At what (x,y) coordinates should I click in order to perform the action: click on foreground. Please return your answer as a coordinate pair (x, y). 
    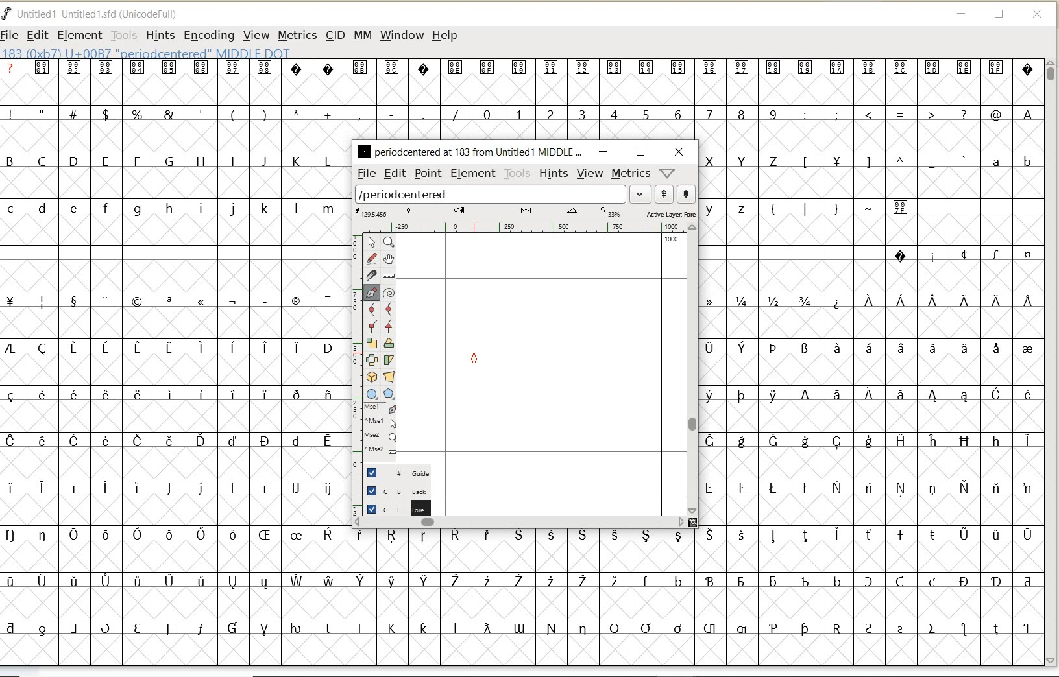
    Looking at the image, I should click on (394, 507).